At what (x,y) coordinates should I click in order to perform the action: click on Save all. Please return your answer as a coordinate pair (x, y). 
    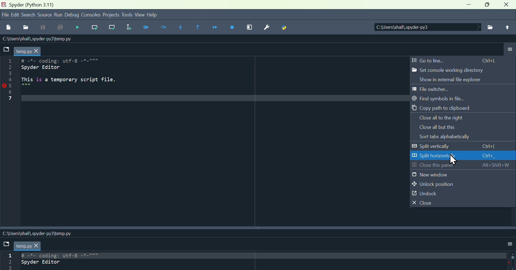
    Looking at the image, I should click on (63, 29).